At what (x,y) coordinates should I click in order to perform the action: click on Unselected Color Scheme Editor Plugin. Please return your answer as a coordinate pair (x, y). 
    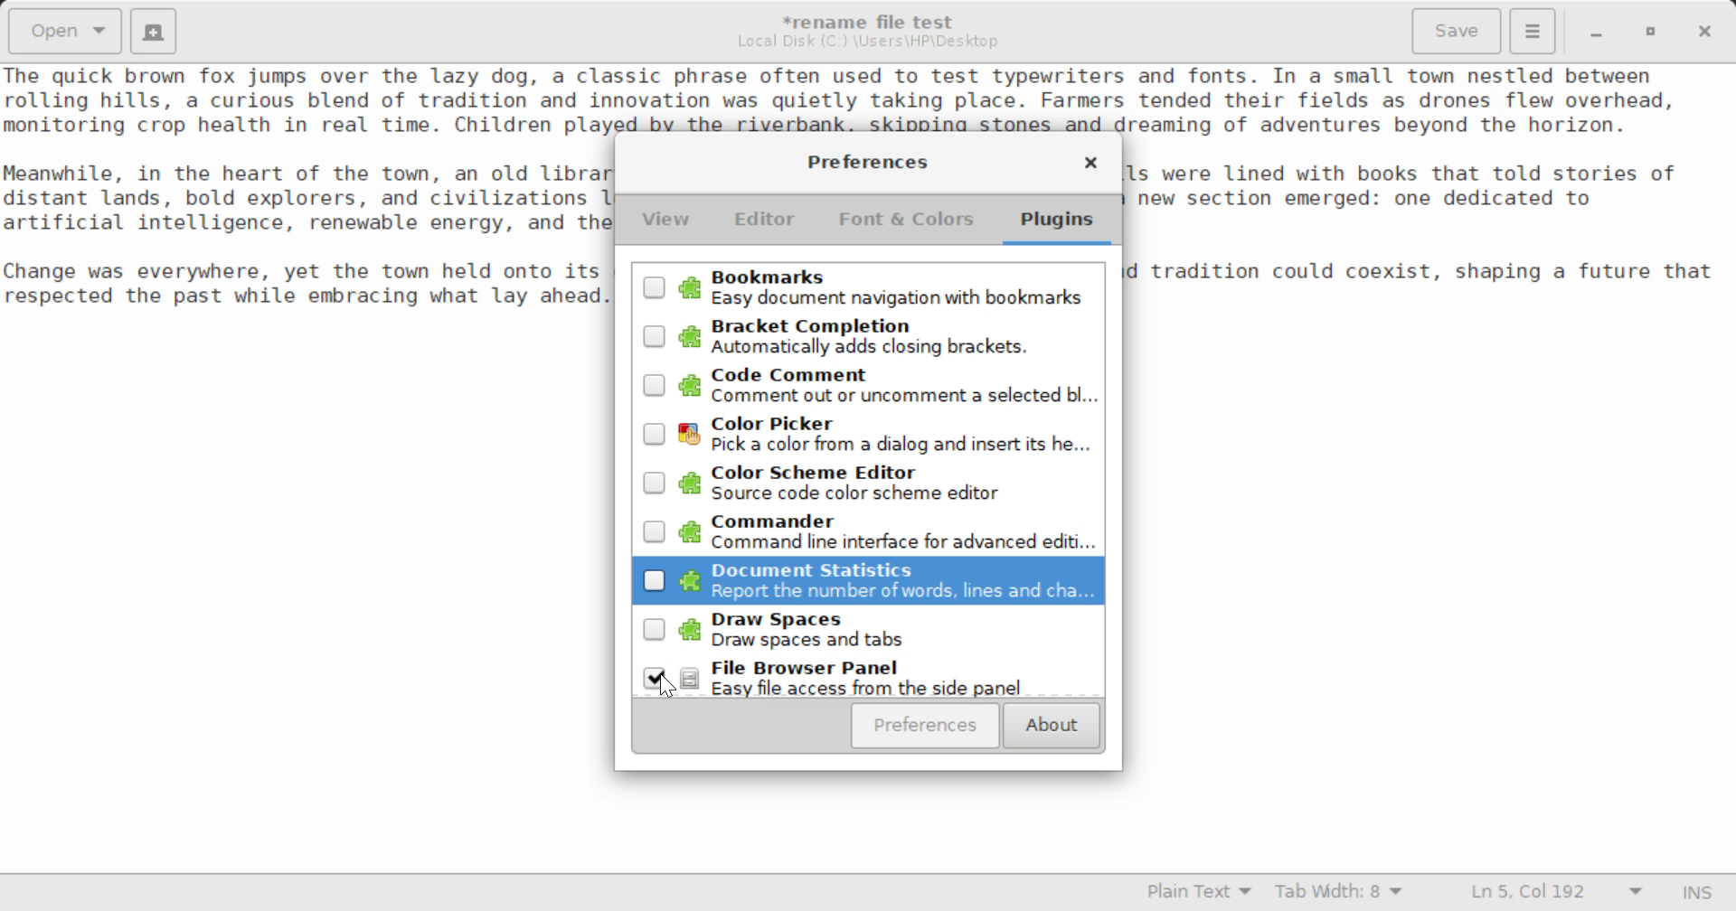
    Looking at the image, I should click on (868, 484).